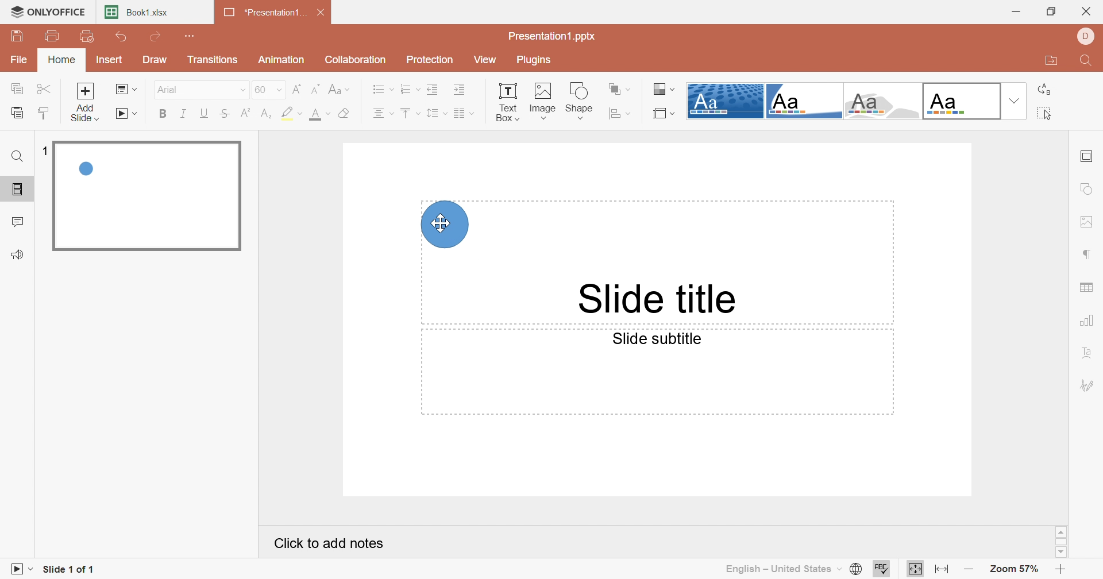 Image resolution: width=1103 pixels, height=579 pixels. What do you see at coordinates (1087, 385) in the screenshot?
I see `Signature settings` at bounding box center [1087, 385].